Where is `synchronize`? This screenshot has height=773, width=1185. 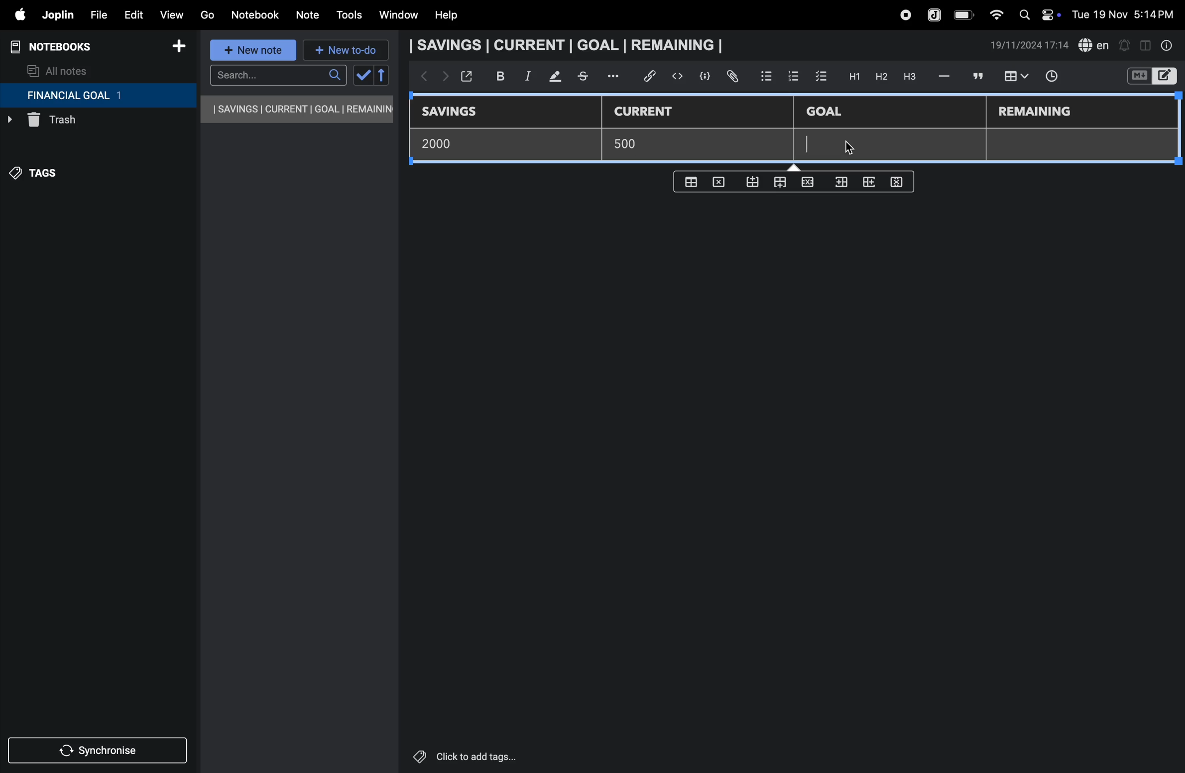 synchronize is located at coordinates (99, 749).